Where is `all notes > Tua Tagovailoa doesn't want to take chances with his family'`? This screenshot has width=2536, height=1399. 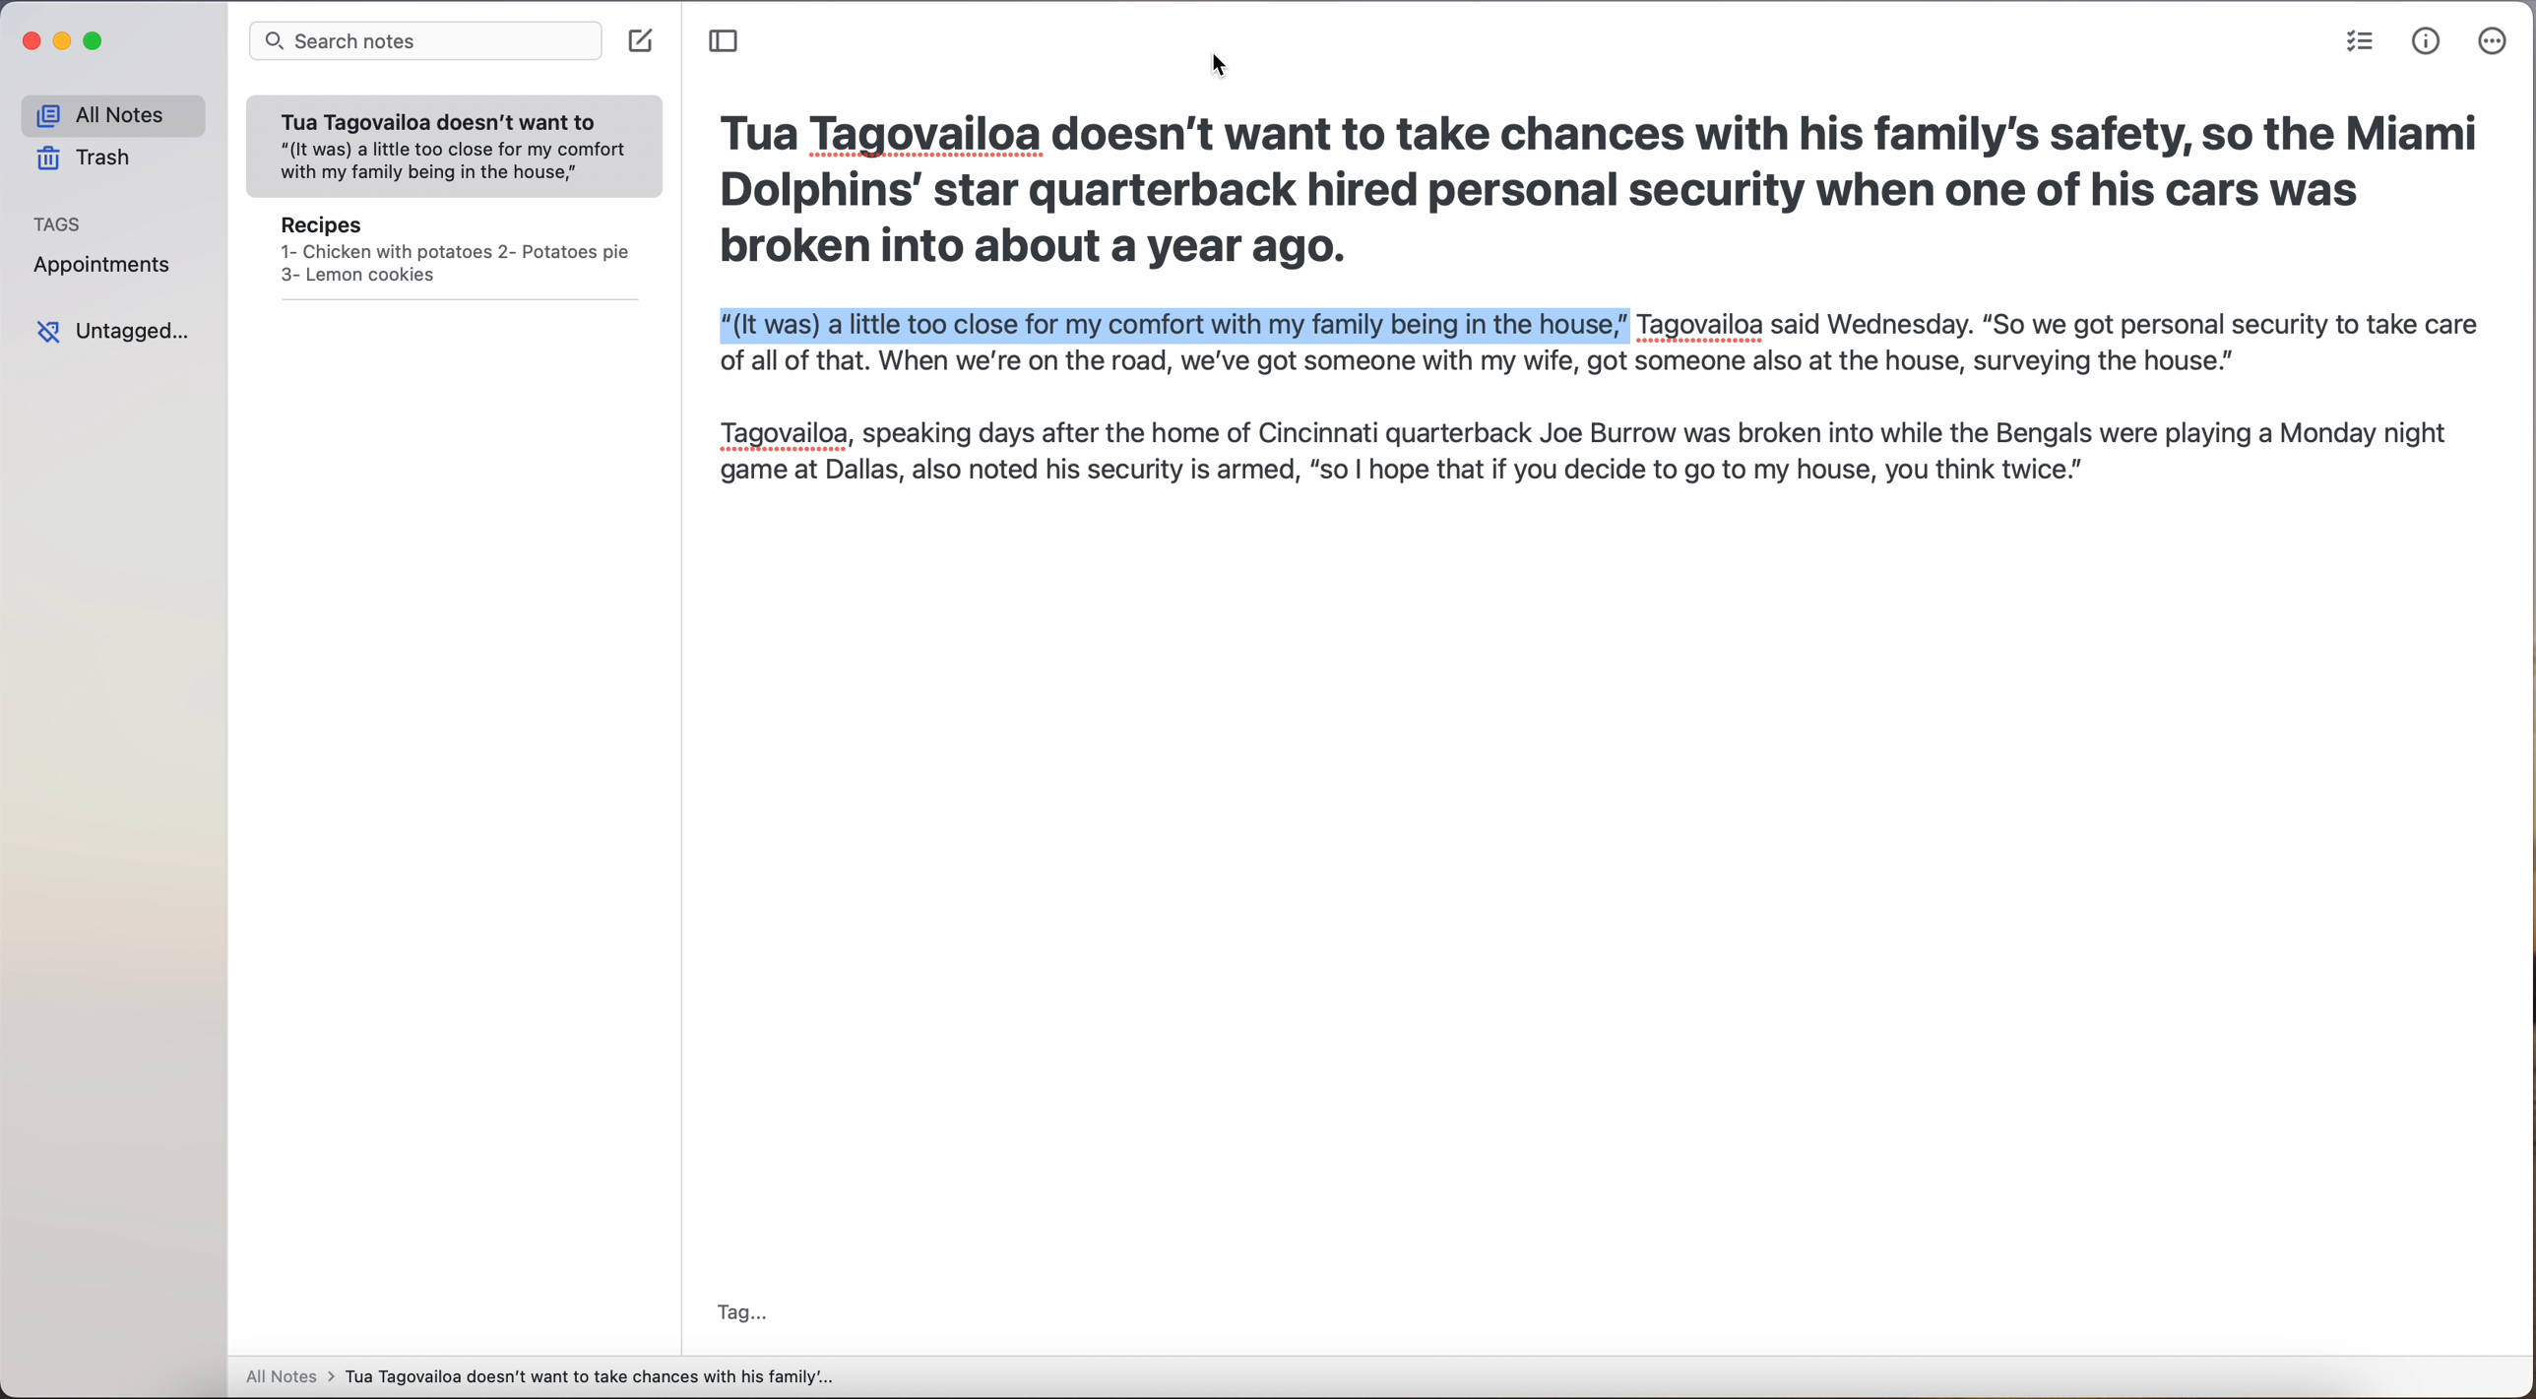 all notes > Tua Tagovailoa doesn't want to take chances with his family' is located at coordinates (540, 1379).